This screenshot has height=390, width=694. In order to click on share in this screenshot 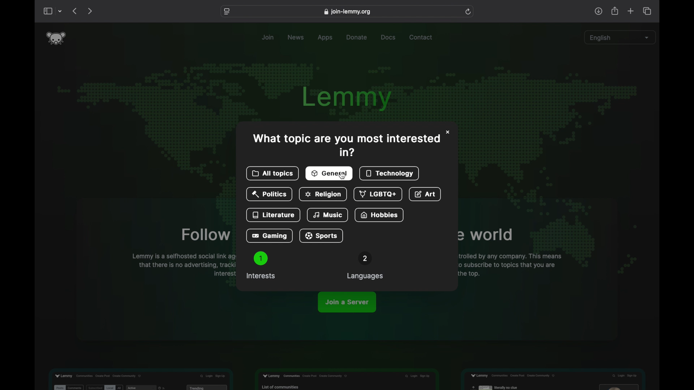, I will do `click(615, 11)`.